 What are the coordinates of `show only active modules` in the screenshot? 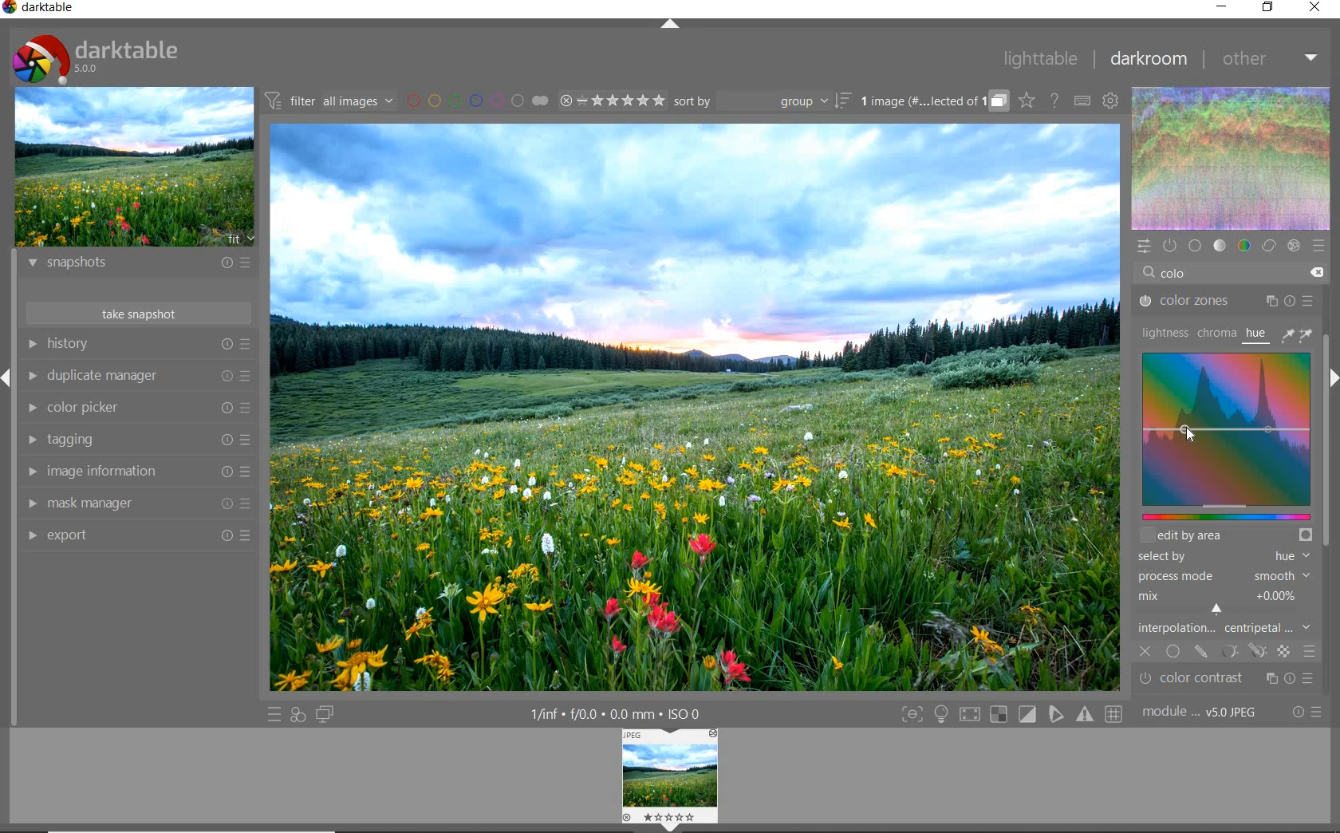 It's located at (1169, 244).